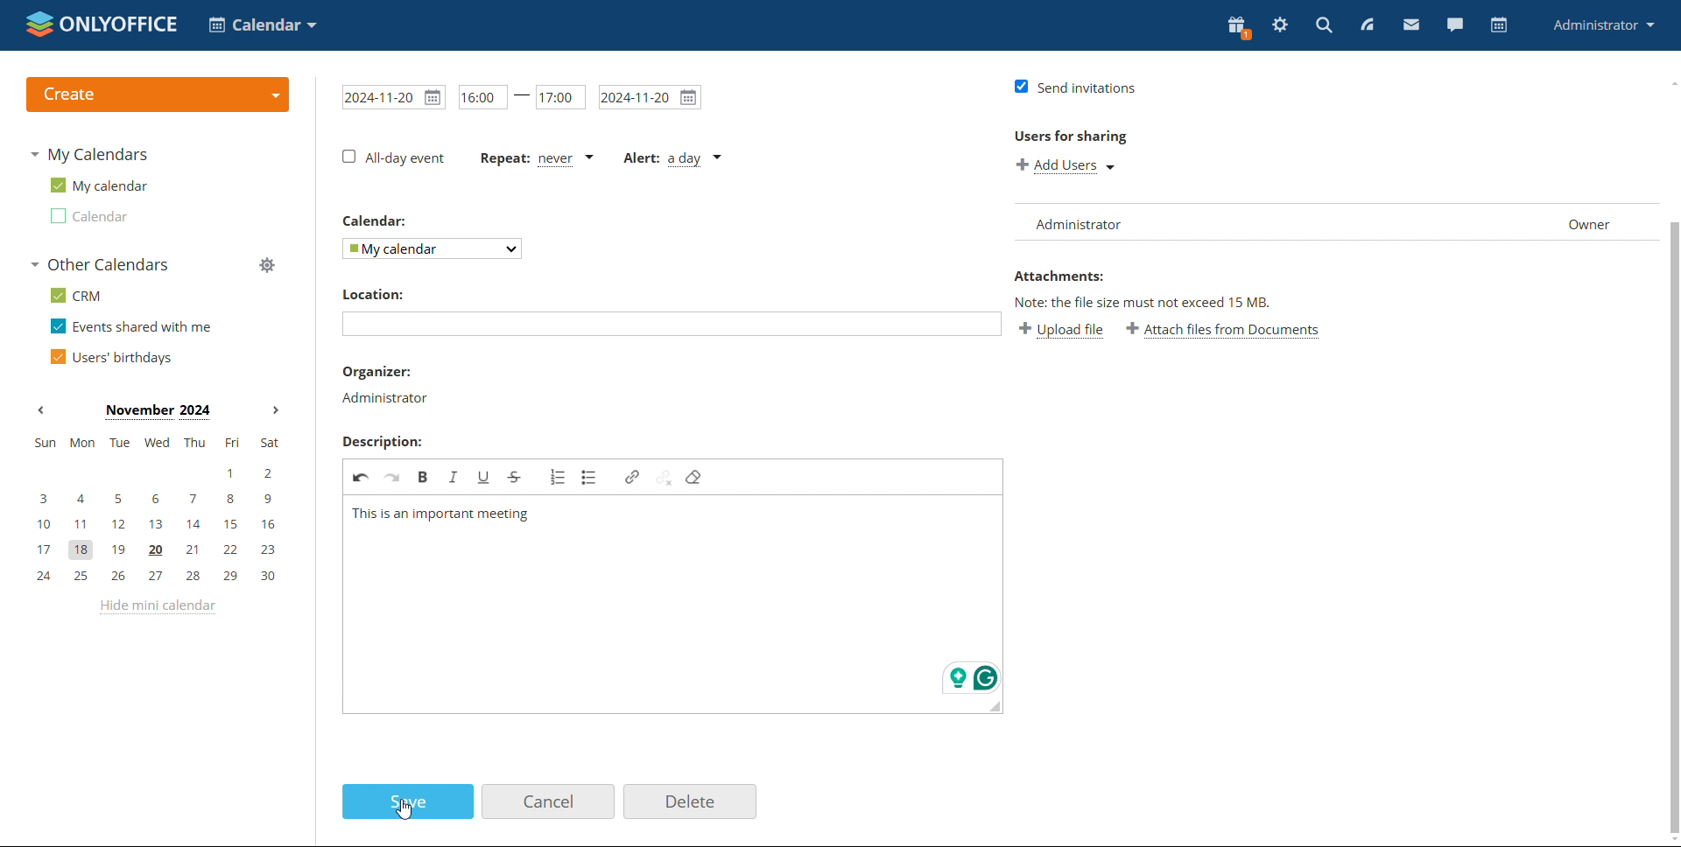  I want to click on calendar, so click(375, 220).